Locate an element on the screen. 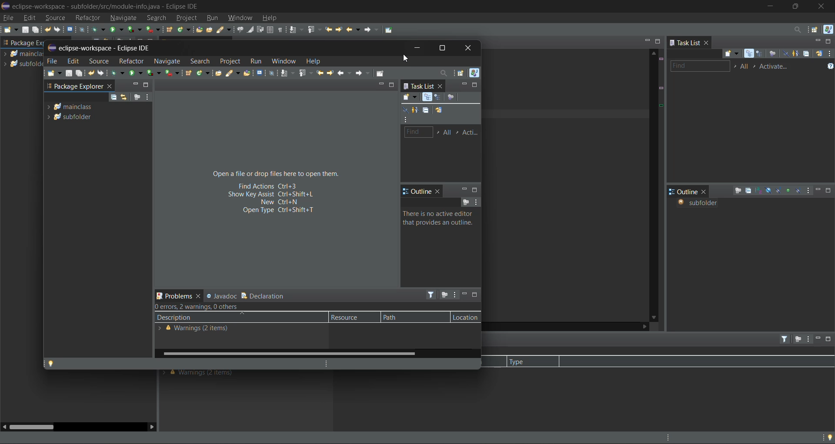  view menu is located at coordinates (405, 120).